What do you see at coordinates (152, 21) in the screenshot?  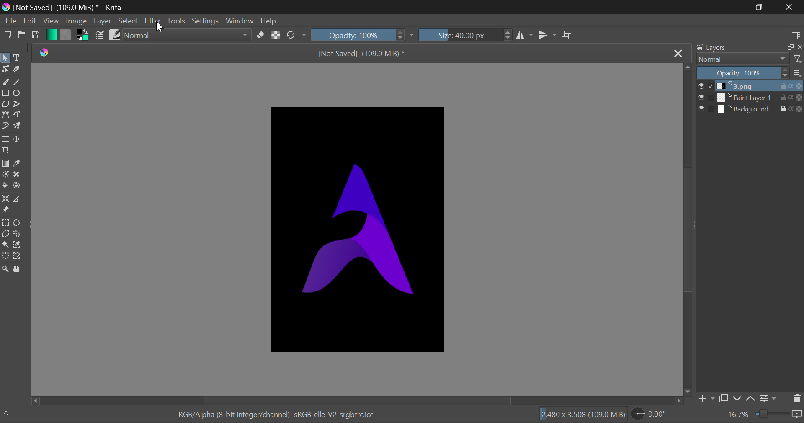 I see `Filter` at bounding box center [152, 21].